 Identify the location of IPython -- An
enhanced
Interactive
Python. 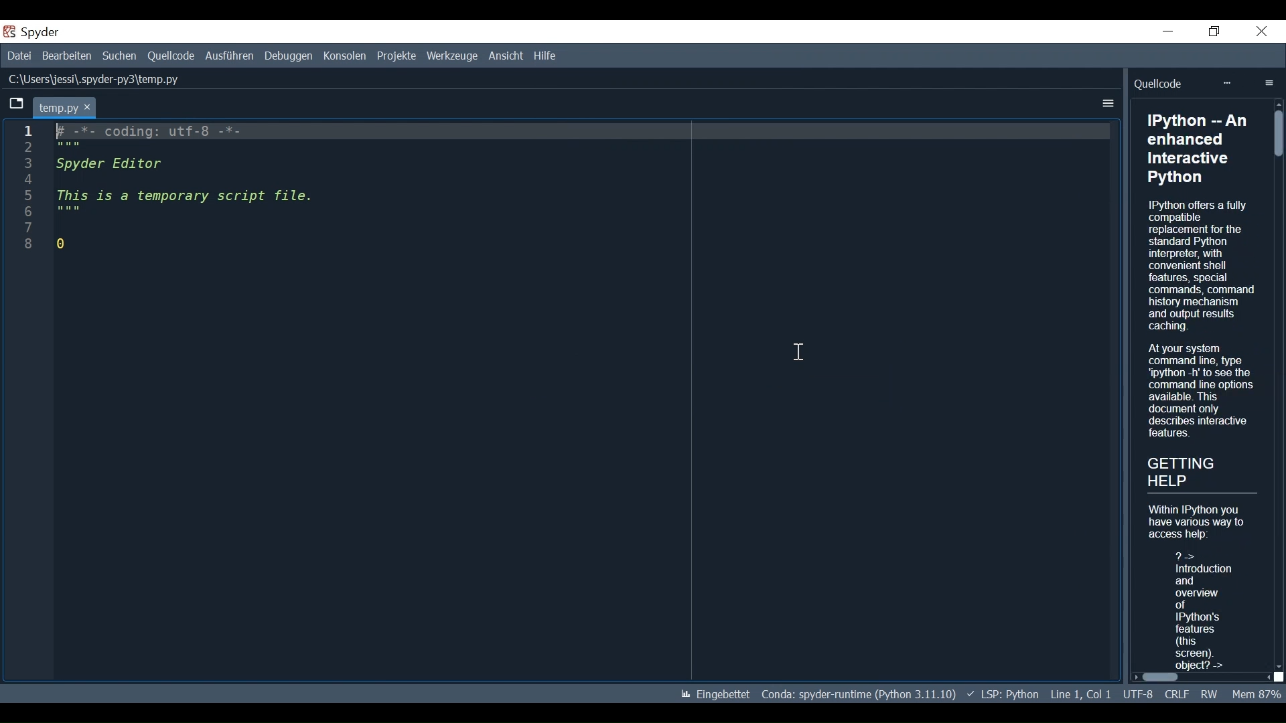
(1200, 149).